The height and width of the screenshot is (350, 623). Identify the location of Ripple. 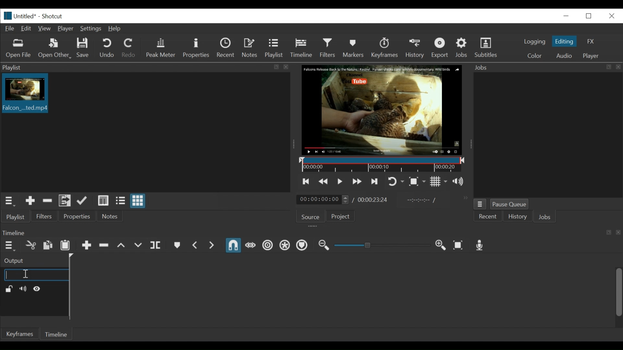
(268, 246).